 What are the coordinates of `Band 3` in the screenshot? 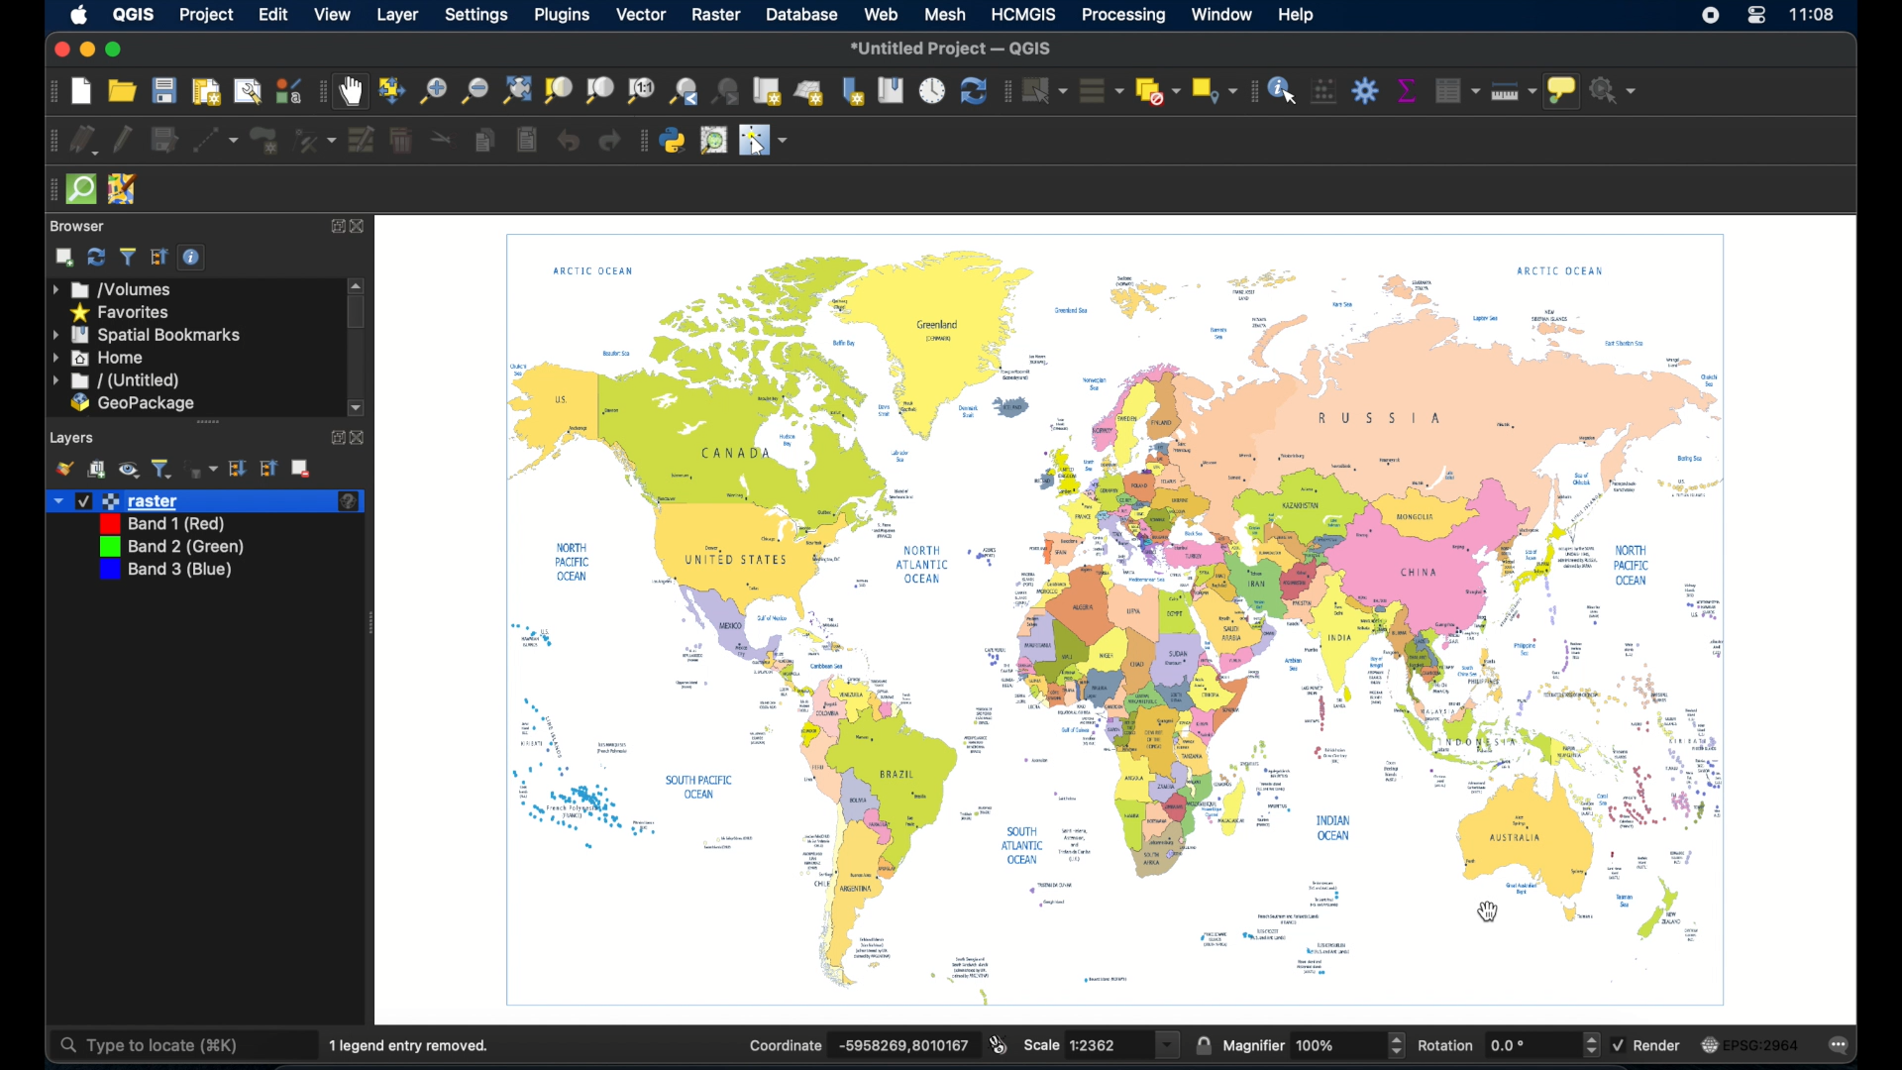 It's located at (166, 573).